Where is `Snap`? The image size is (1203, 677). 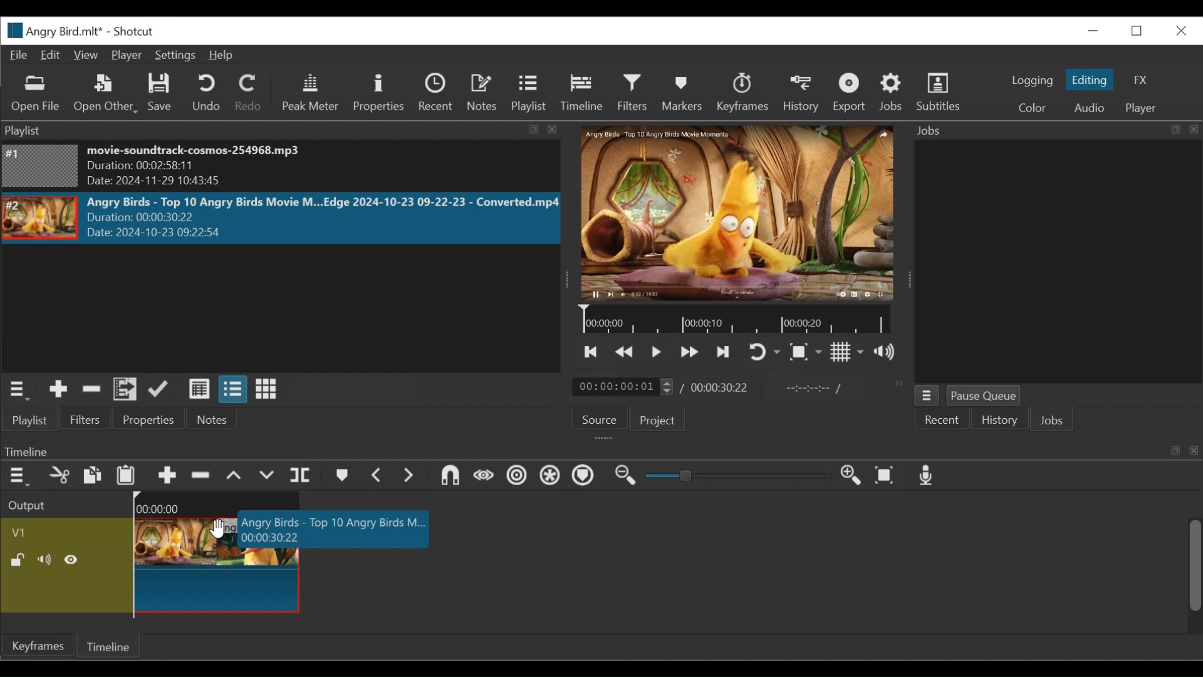
Snap is located at coordinates (448, 477).